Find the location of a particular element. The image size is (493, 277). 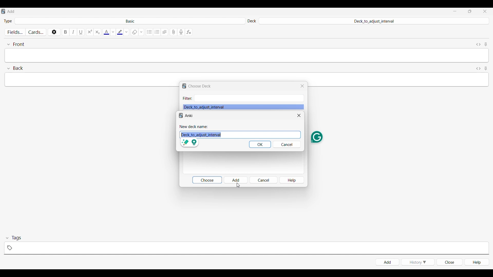

Help is located at coordinates (292, 180).